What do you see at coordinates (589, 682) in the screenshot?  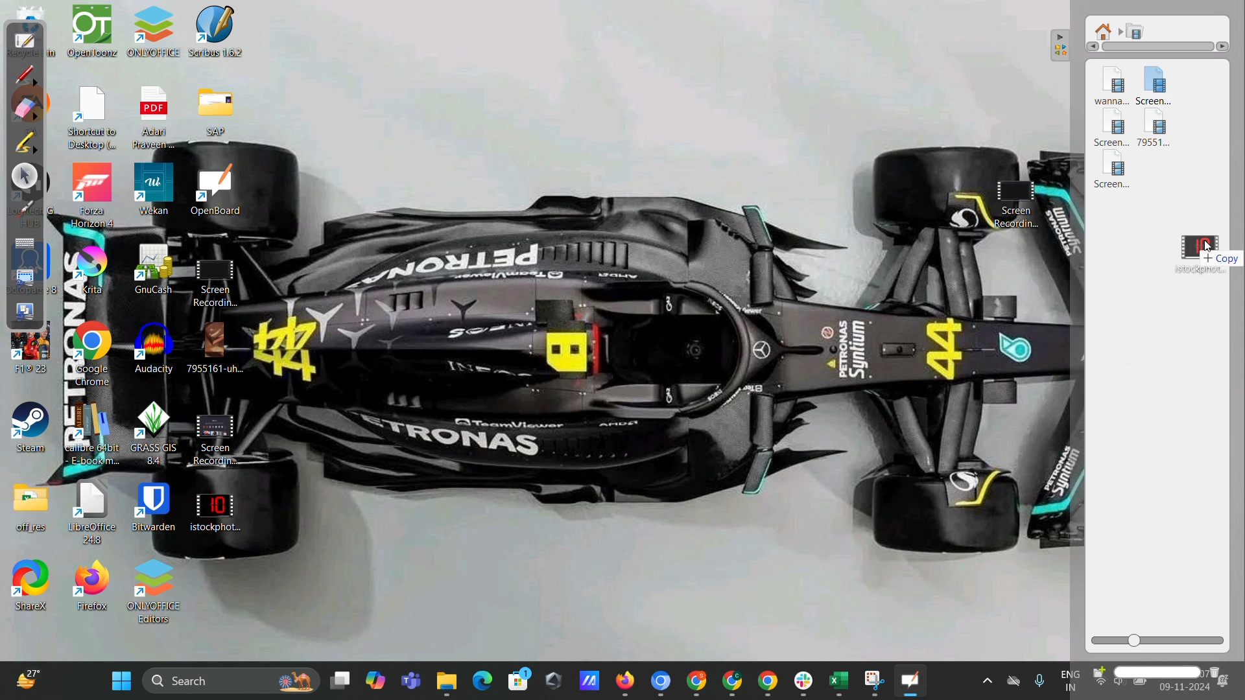 I see `shortcut on desktop taskbar` at bounding box center [589, 682].